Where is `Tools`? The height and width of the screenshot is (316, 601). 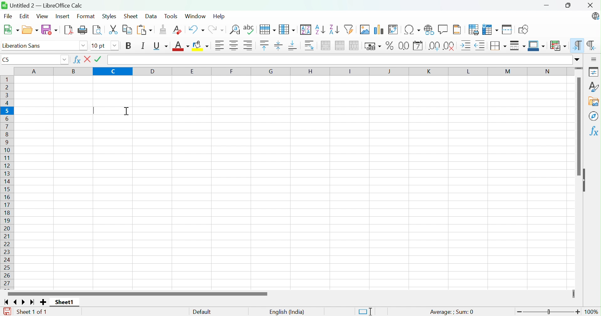 Tools is located at coordinates (172, 16).